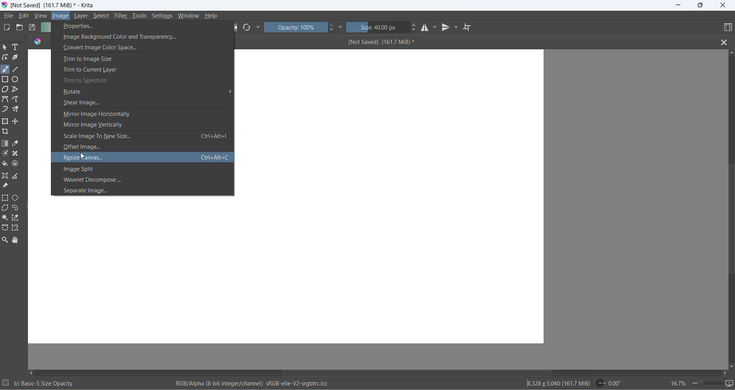 The height and width of the screenshot is (390, 735). I want to click on zoom percentage, so click(678, 382).